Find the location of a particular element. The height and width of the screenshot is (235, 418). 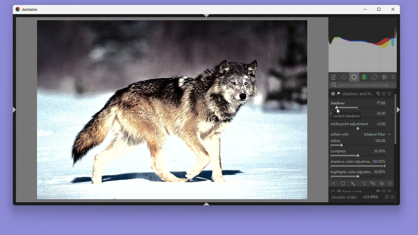

Soften with bilateral filter is located at coordinates (339, 135).